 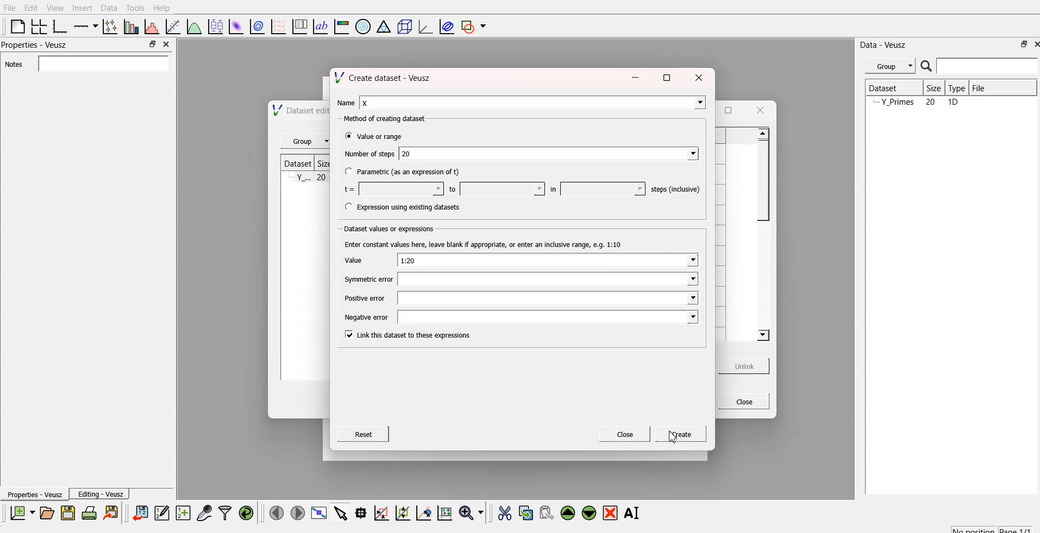 I want to click on Dataset values or expressions, so click(x=388, y=227).